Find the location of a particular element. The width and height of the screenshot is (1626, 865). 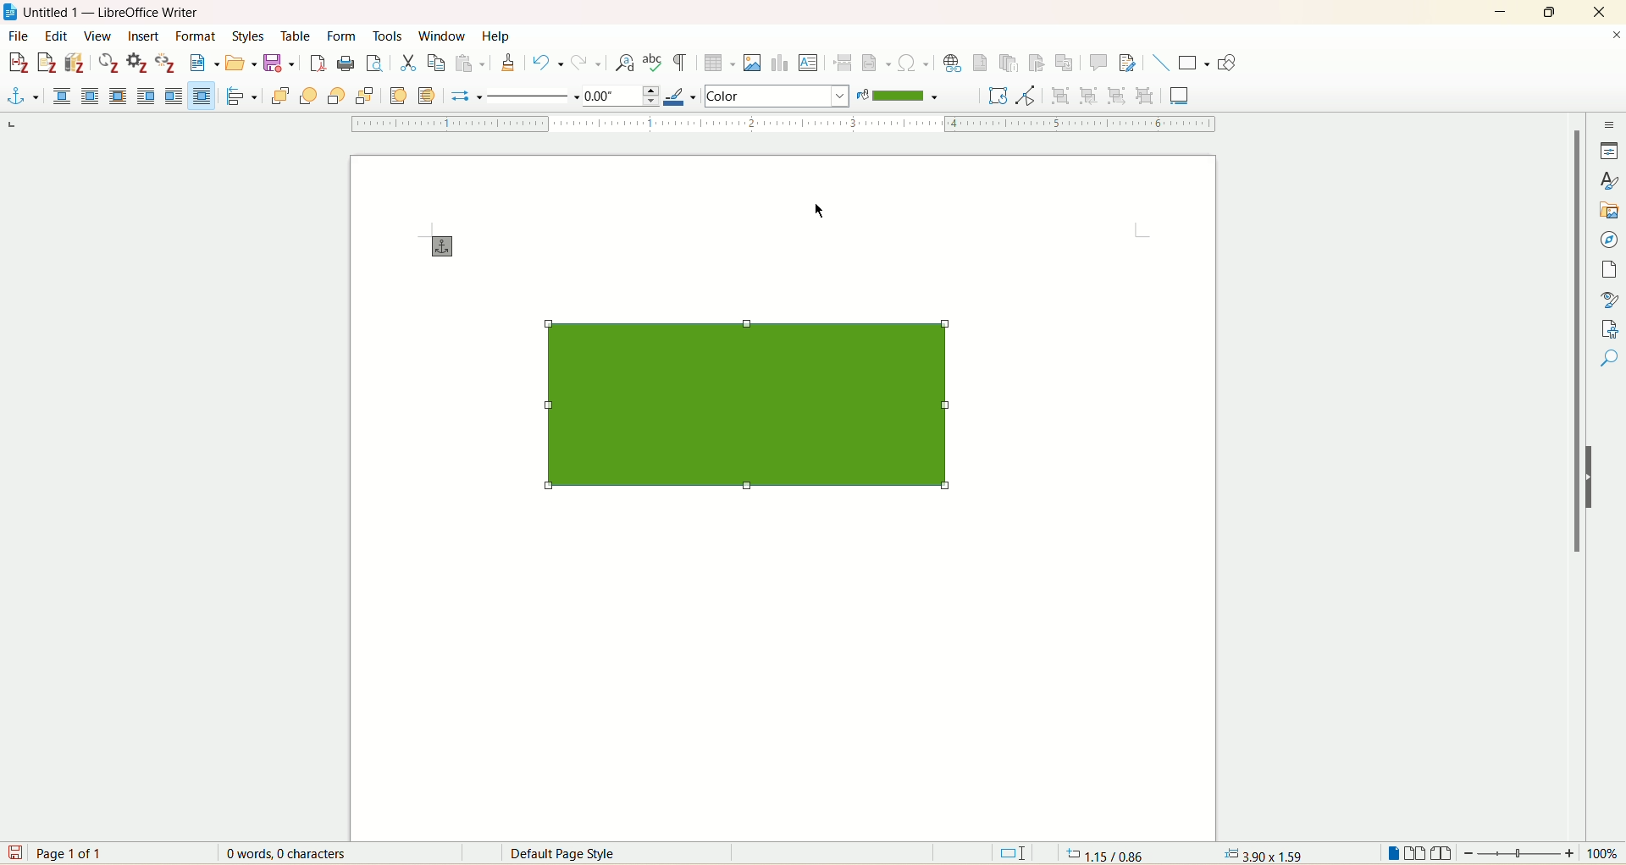

send to back is located at coordinates (362, 95).